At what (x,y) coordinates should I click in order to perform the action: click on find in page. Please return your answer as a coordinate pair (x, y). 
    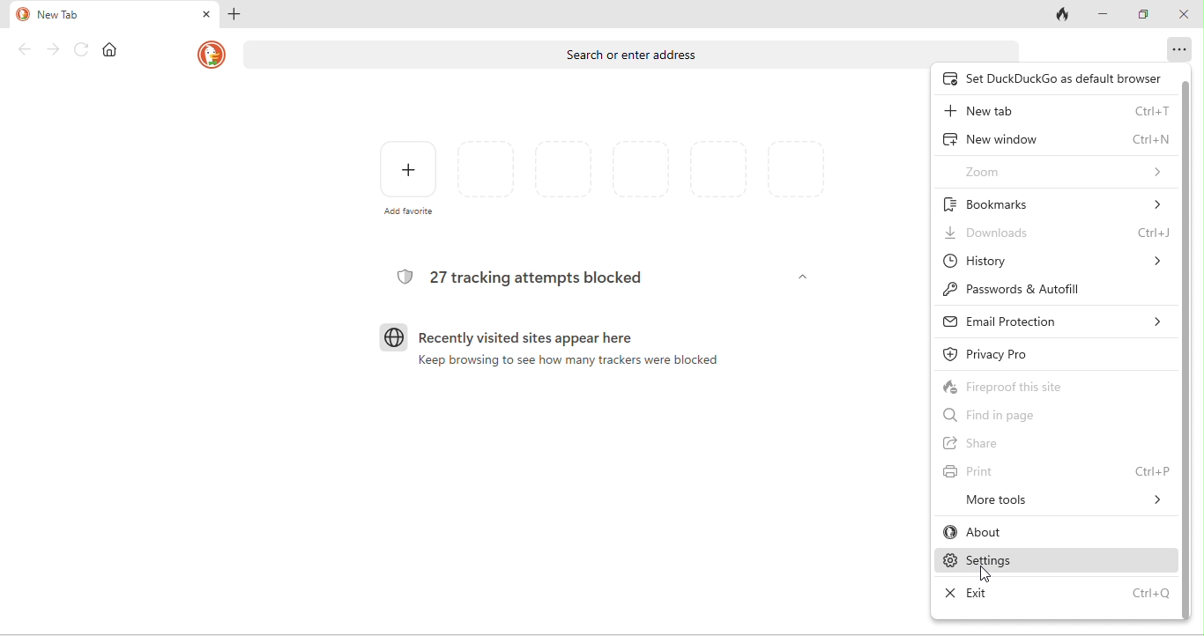
    Looking at the image, I should click on (1018, 418).